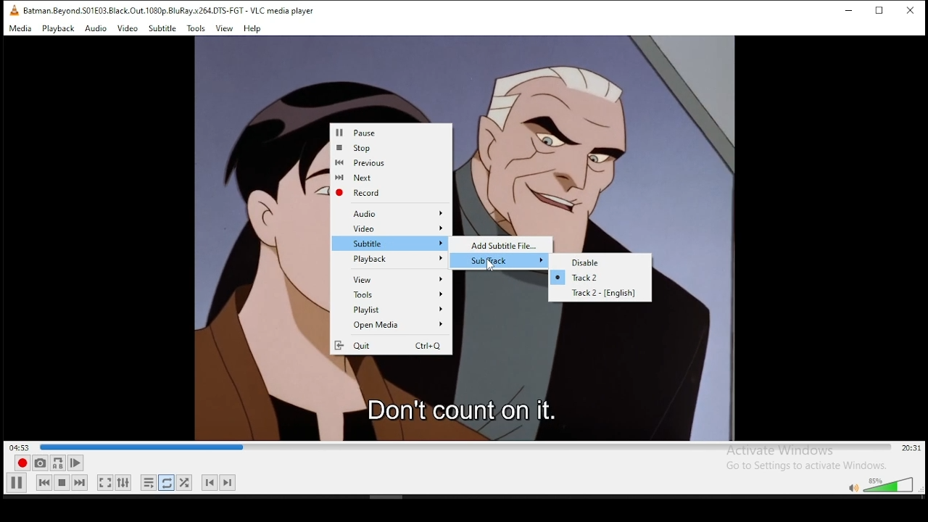 This screenshot has width=928, height=522. Describe the element at coordinates (390, 326) in the screenshot. I see `‘Open Media ` at that location.